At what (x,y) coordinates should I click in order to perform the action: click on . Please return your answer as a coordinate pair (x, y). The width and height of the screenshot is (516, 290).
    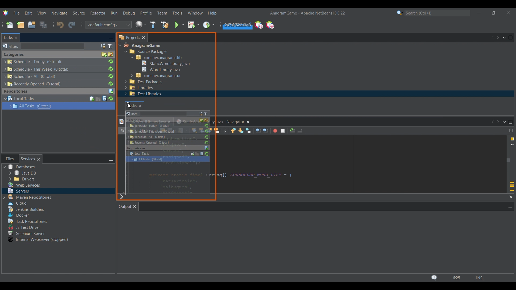
    Looking at the image, I should click on (18, 190).